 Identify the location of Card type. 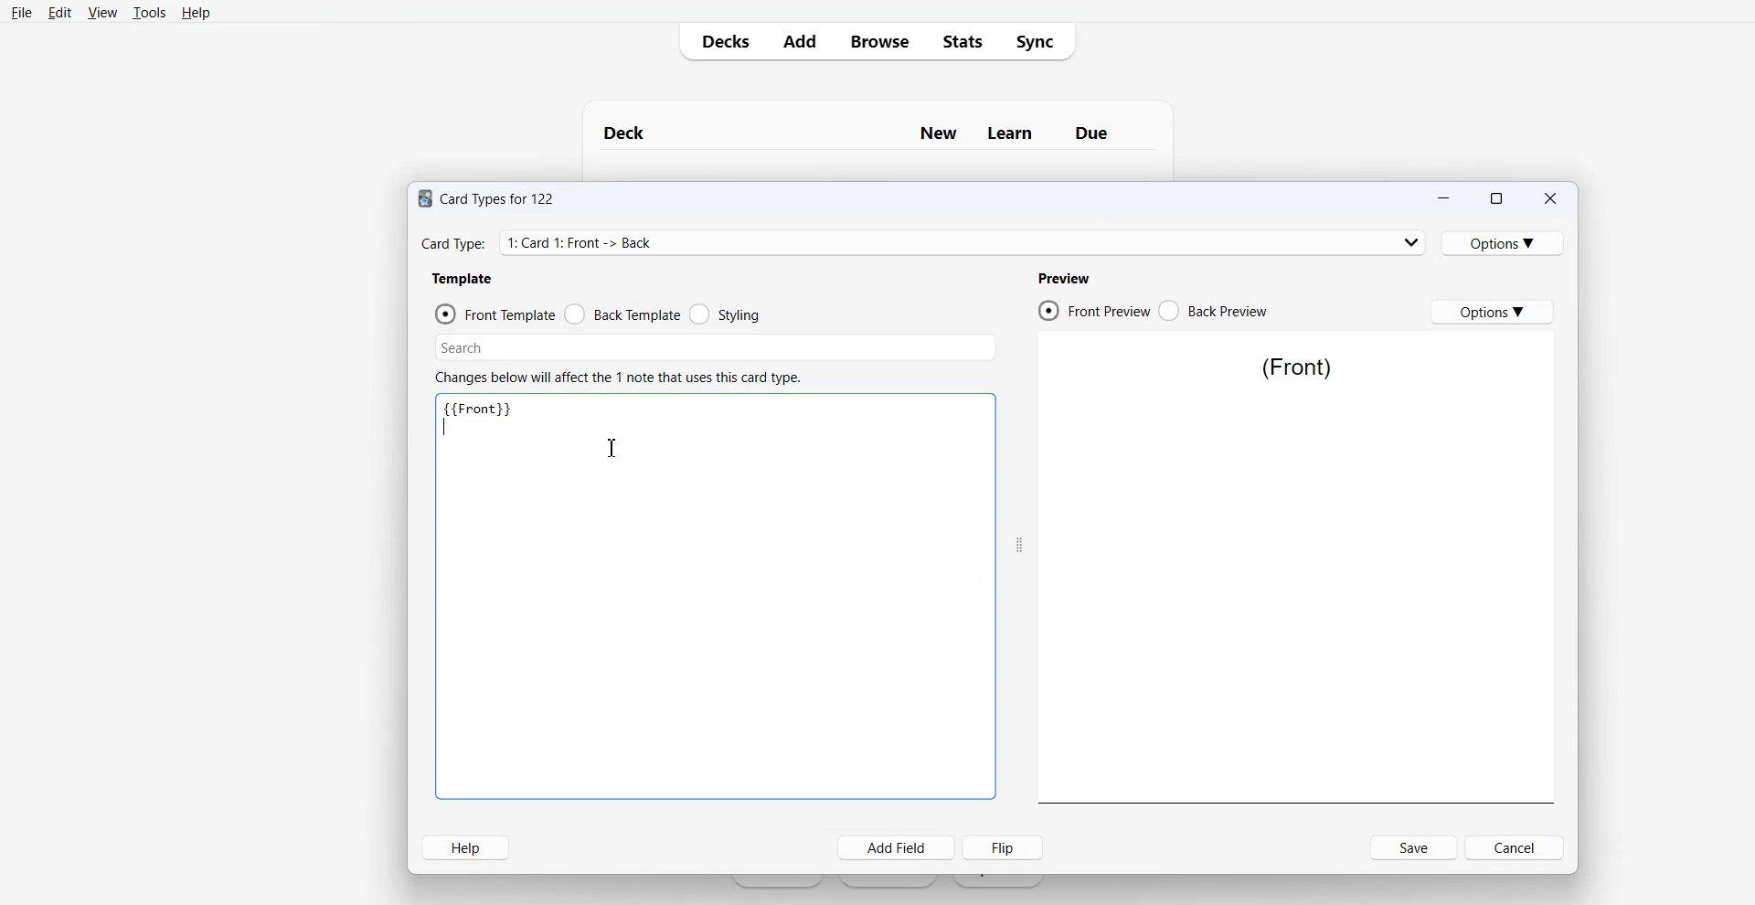
(922, 241).